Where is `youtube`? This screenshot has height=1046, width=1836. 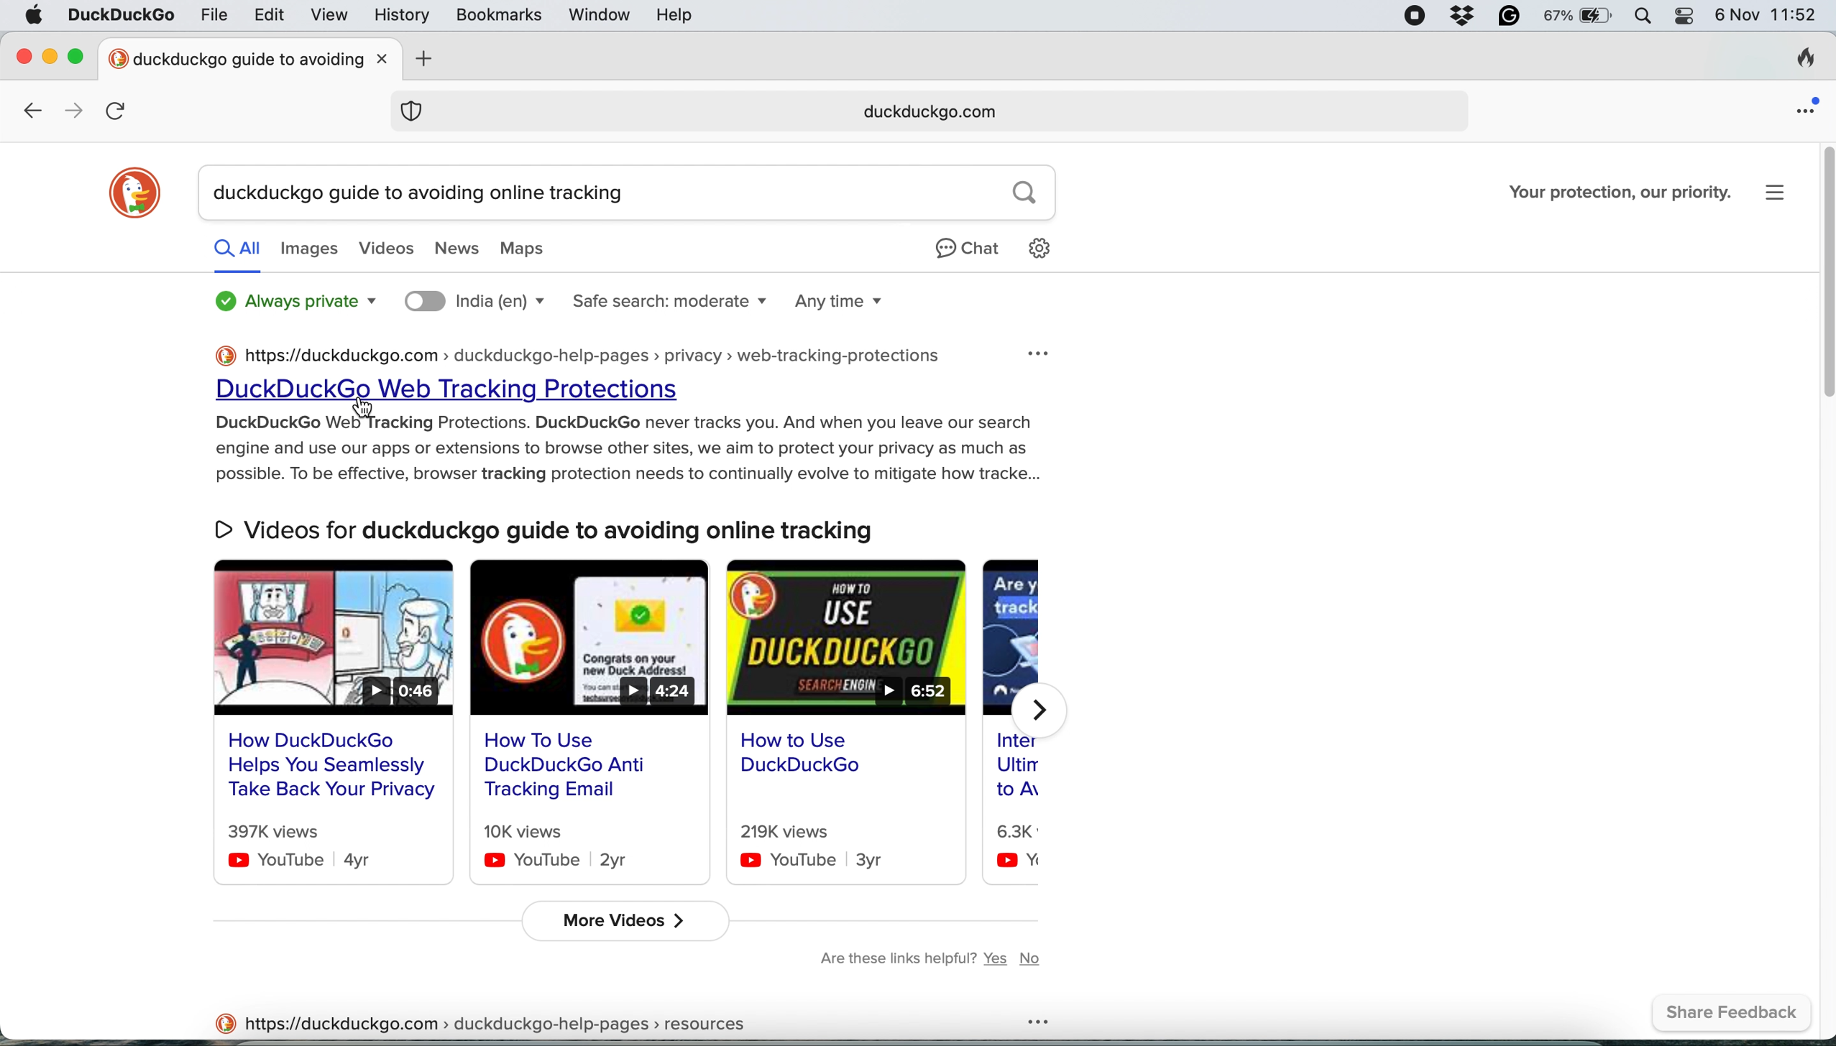
youtube is located at coordinates (1035, 857).